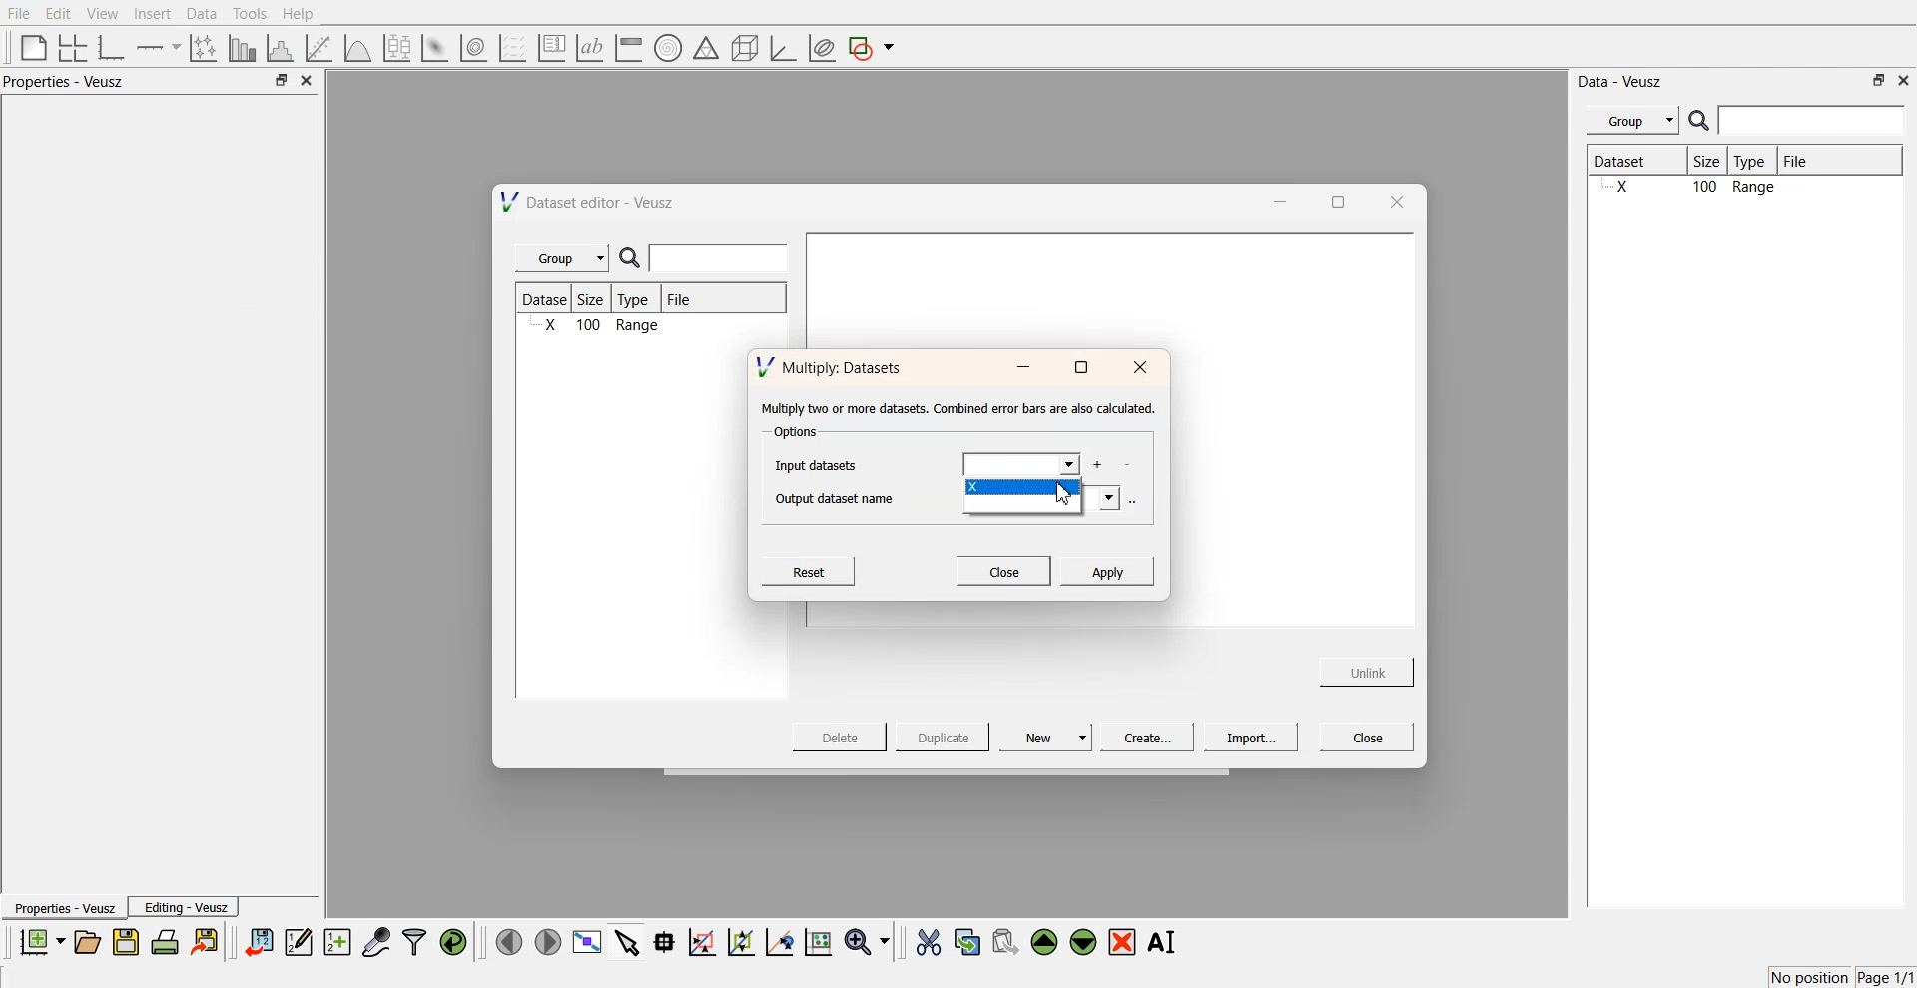 The width and height of the screenshot is (1917, 988). What do you see at coordinates (1068, 500) in the screenshot?
I see `cursor` at bounding box center [1068, 500].